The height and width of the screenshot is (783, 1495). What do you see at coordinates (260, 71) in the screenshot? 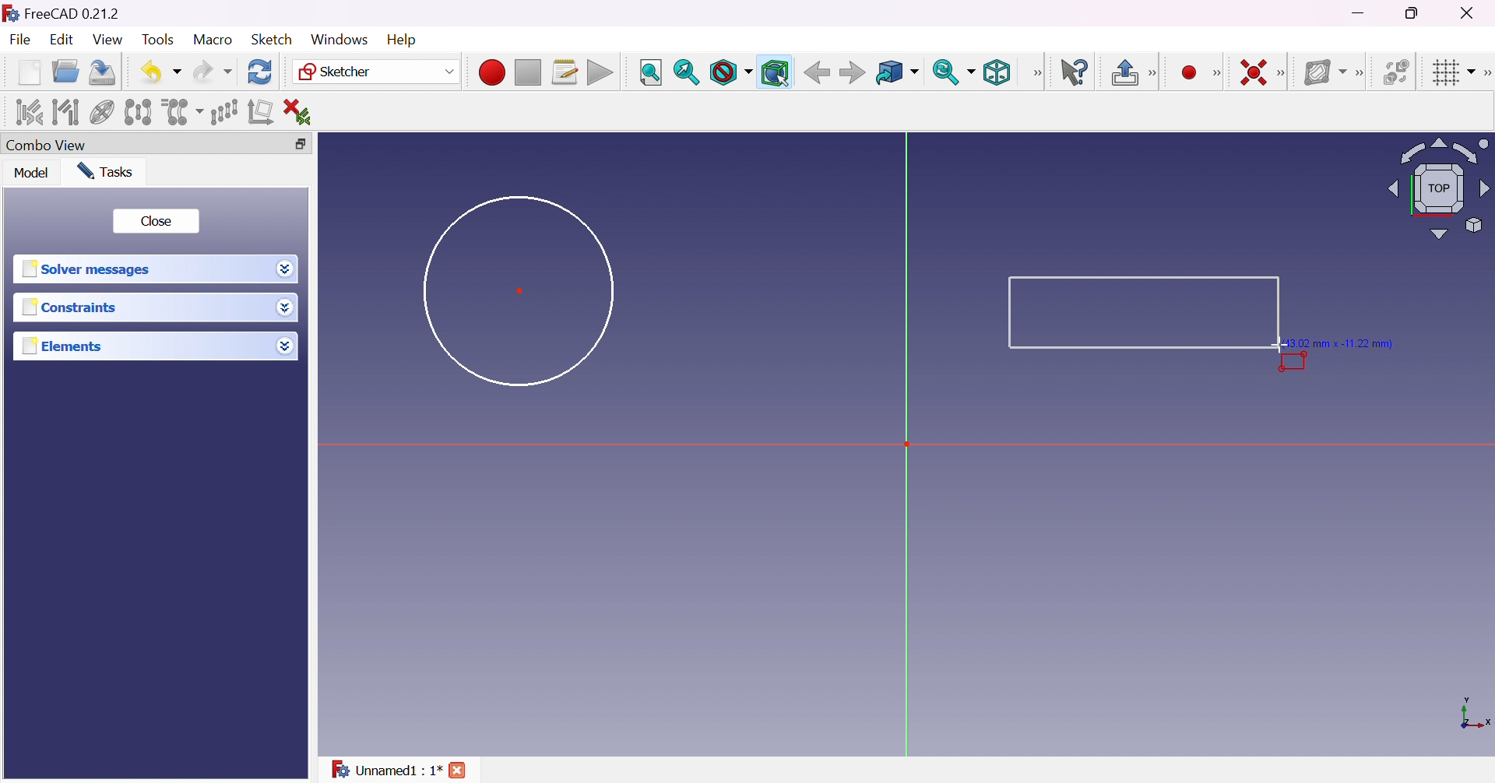
I see `Refresh` at bounding box center [260, 71].